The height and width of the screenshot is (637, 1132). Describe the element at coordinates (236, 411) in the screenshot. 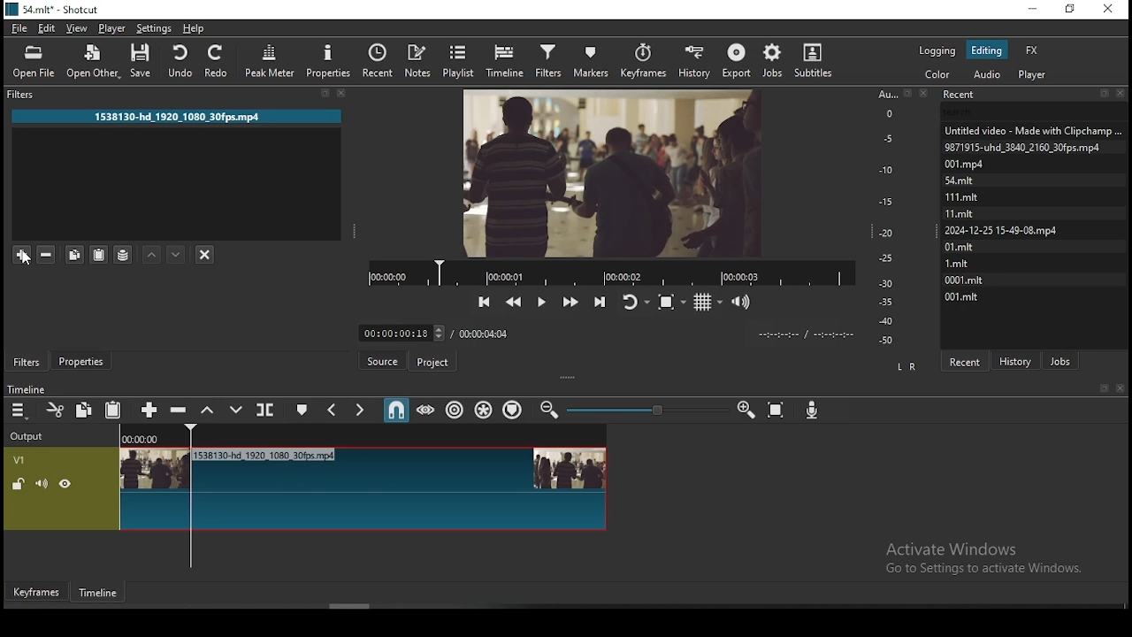

I see `overwrite` at that location.